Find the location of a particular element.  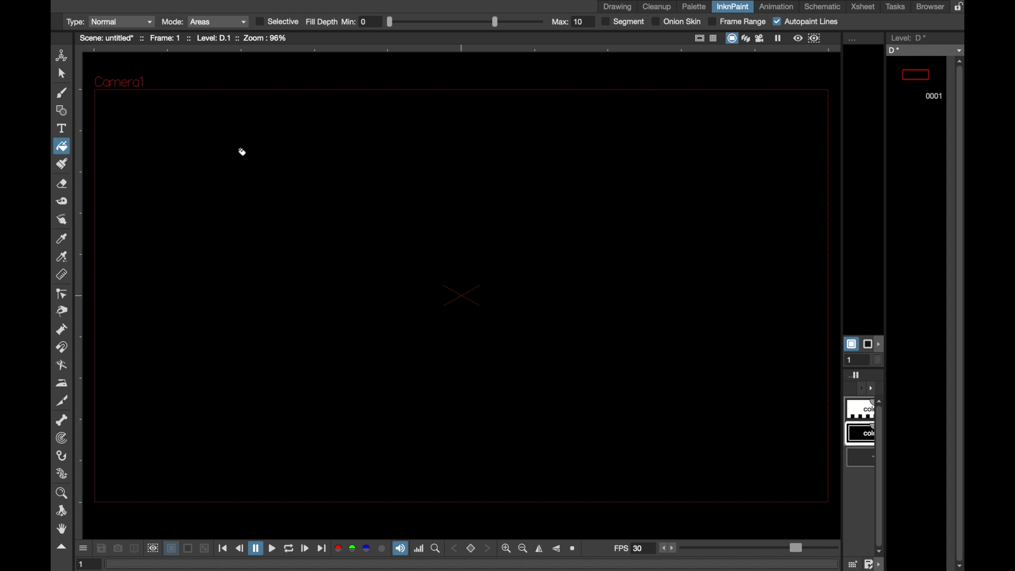

Segment is located at coordinates (624, 22).